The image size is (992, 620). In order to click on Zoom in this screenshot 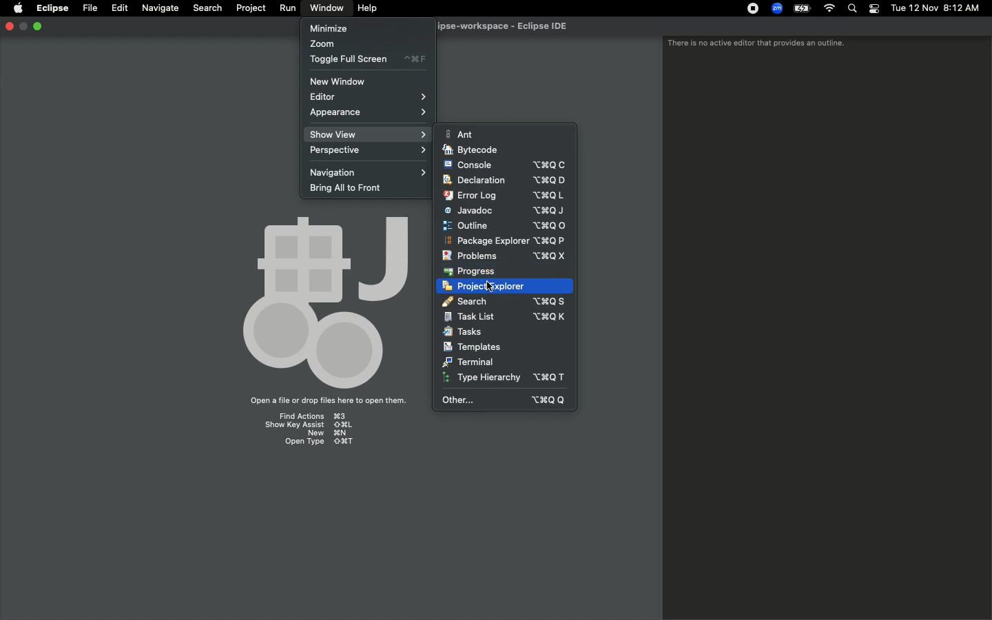, I will do `click(321, 43)`.